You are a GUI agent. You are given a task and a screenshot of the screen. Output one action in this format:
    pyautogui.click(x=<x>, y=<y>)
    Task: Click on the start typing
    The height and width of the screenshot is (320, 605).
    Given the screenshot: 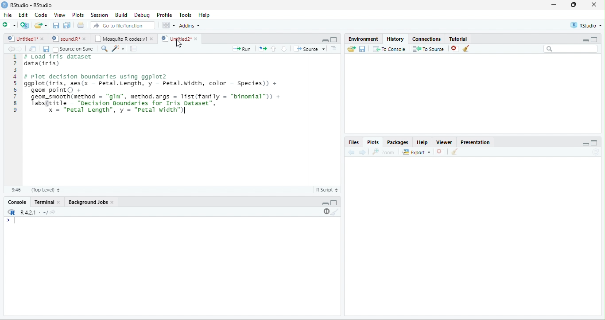 What is the action you would take?
    pyautogui.click(x=12, y=221)
    